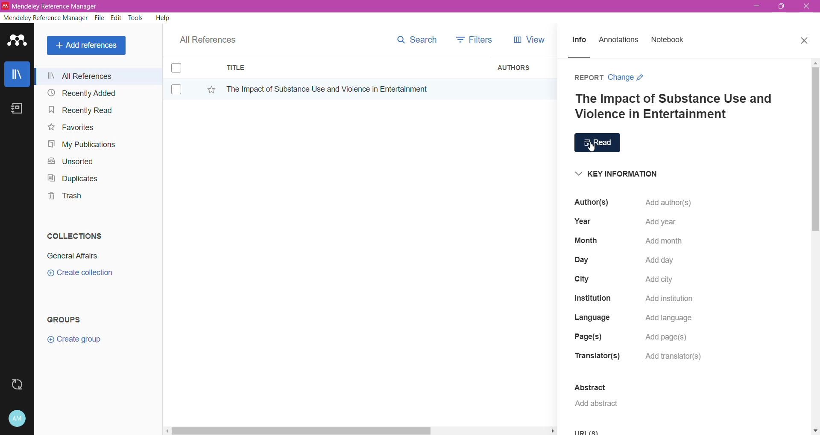 Image resolution: width=820 pixels, height=435 pixels. Describe the element at coordinates (101, 18) in the screenshot. I see `File` at that location.